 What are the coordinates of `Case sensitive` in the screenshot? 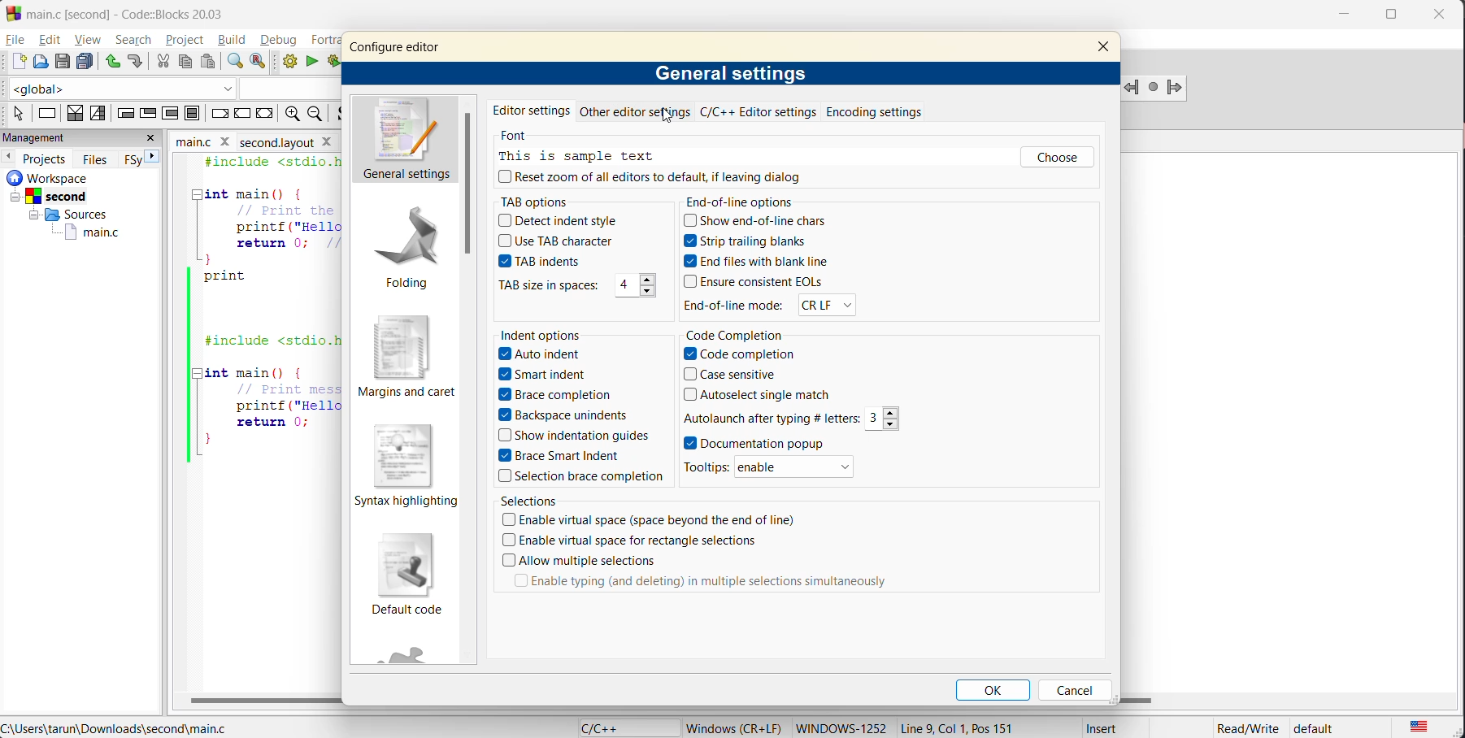 It's located at (727, 373).